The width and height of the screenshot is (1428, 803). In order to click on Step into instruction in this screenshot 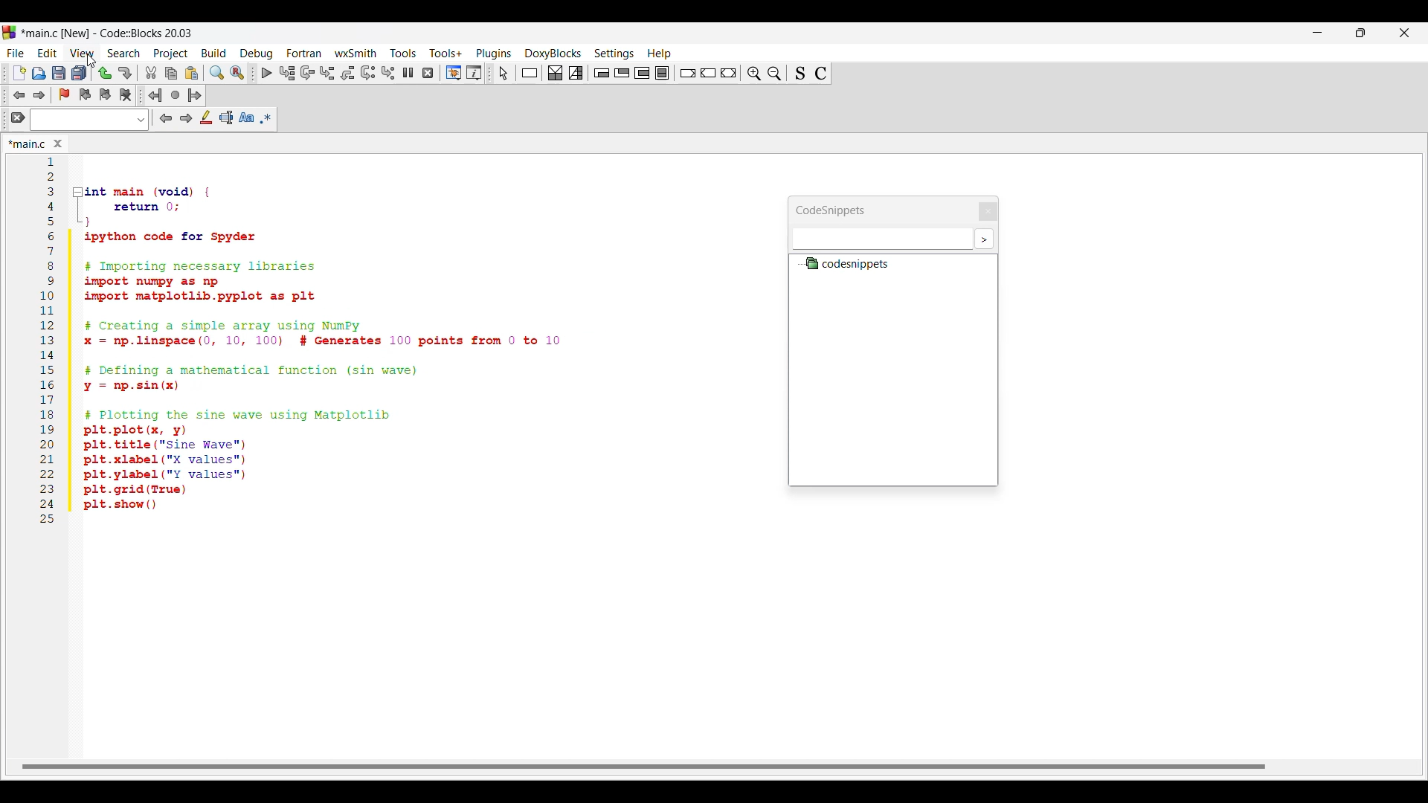, I will do `click(387, 73)`.